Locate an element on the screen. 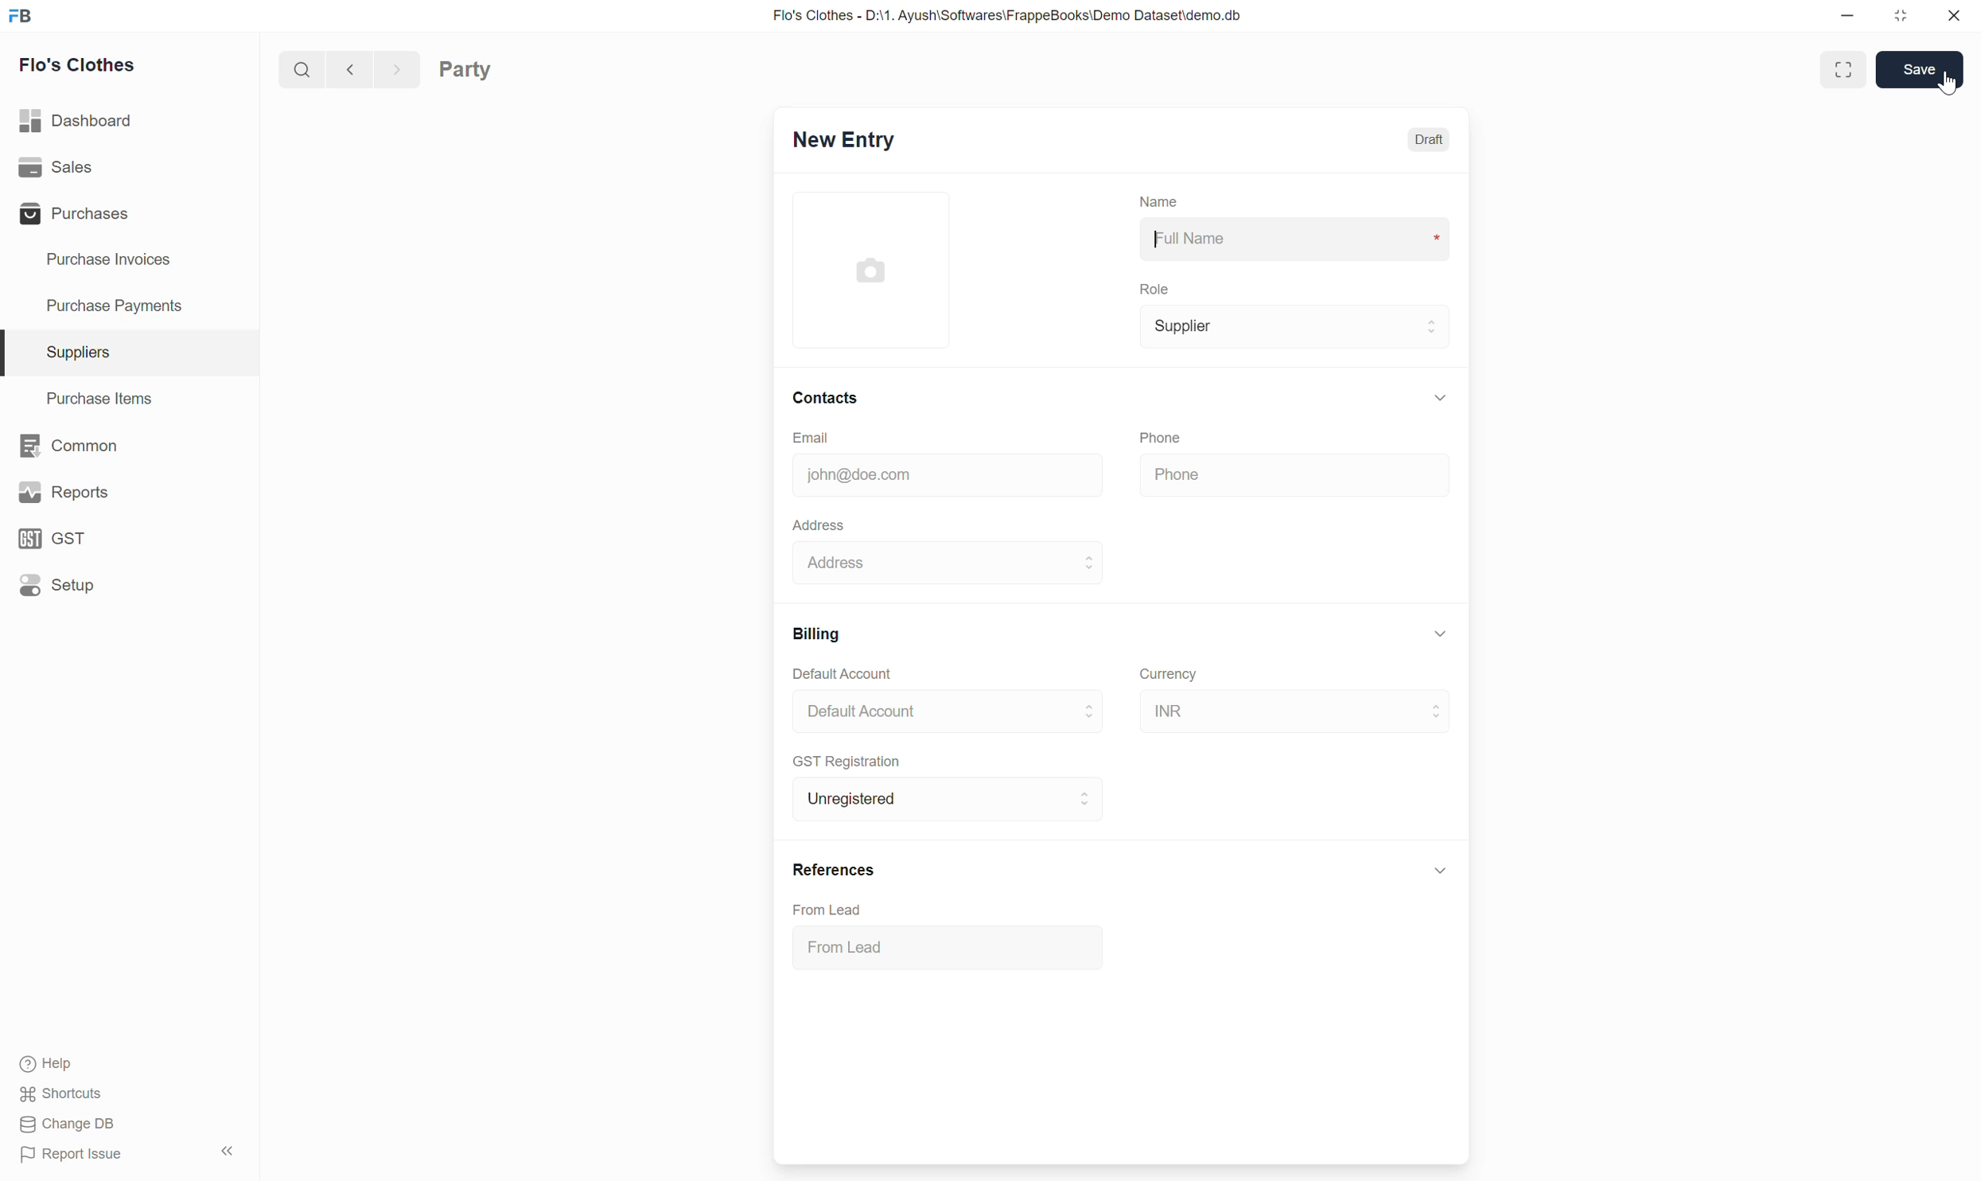  Collapse is located at coordinates (1440, 398).